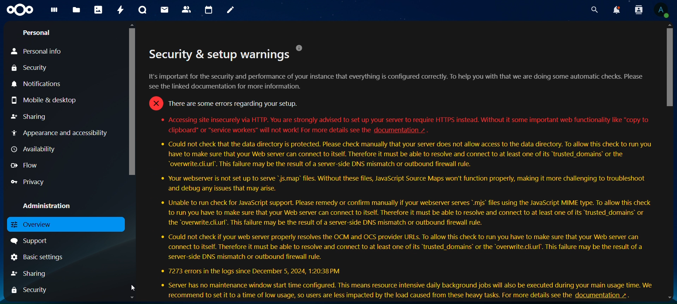 Image resolution: width=677 pixels, height=304 pixels. Describe the element at coordinates (143, 10) in the screenshot. I see `talk` at that location.